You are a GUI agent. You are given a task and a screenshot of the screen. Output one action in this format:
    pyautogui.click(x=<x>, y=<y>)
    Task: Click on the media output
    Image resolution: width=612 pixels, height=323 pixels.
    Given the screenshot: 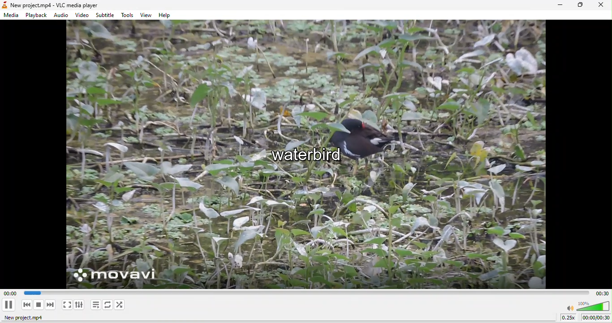 What is the action you would take?
    pyautogui.click(x=303, y=155)
    